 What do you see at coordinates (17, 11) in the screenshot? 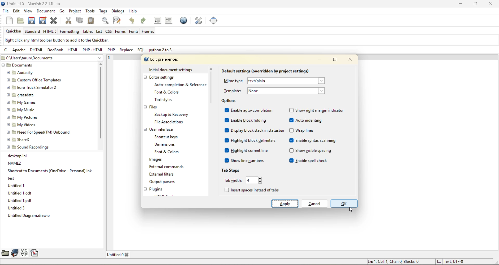
I see `edit` at bounding box center [17, 11].